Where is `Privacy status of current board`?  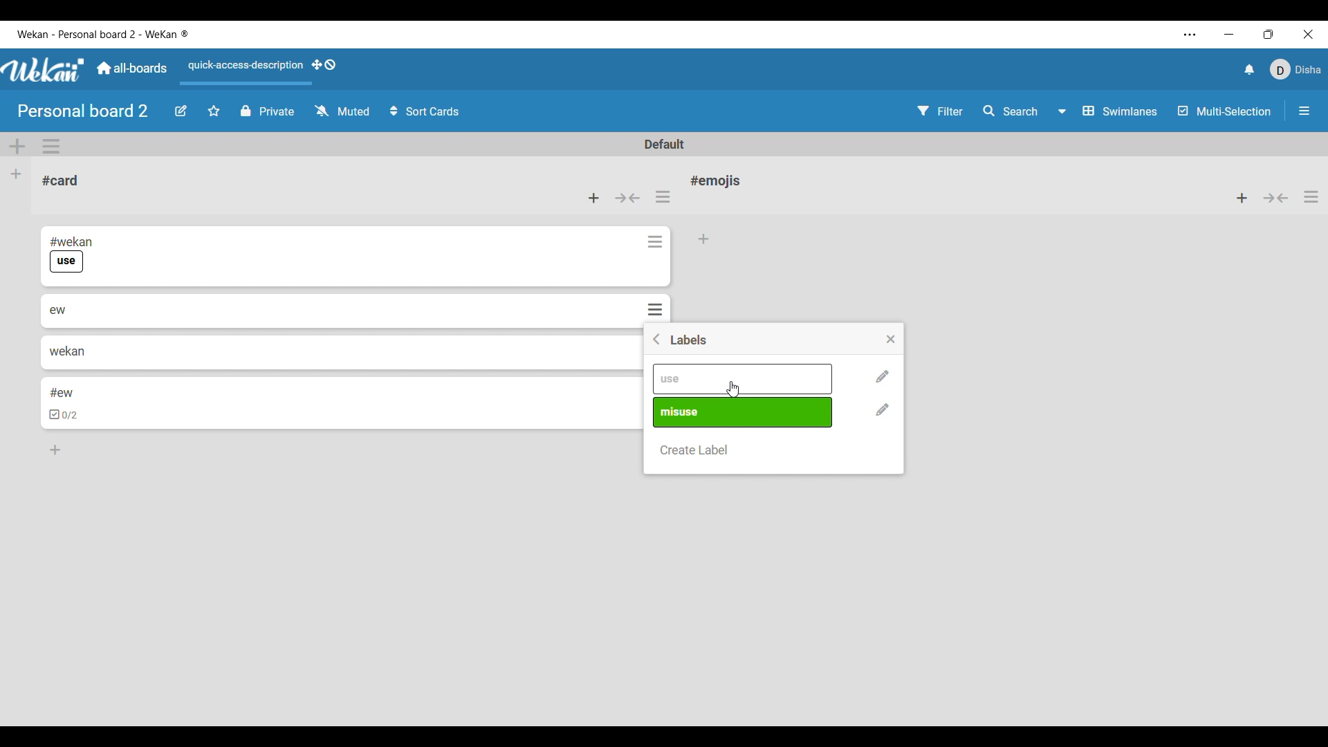
Privacy status of current board is located at coordinates (268, 111).